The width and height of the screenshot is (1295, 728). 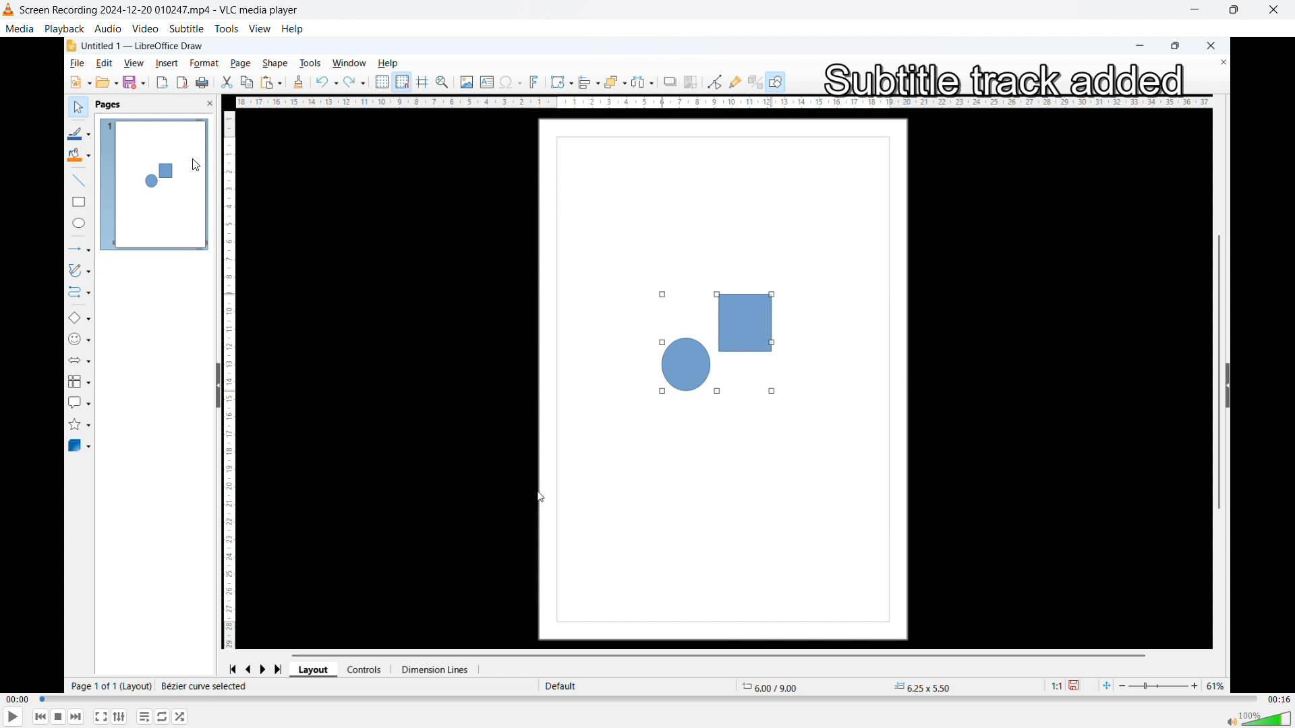 What do you see at coordinates (313, 62) in the screenshot?
I see `tools` at bounding box center [313, 62].